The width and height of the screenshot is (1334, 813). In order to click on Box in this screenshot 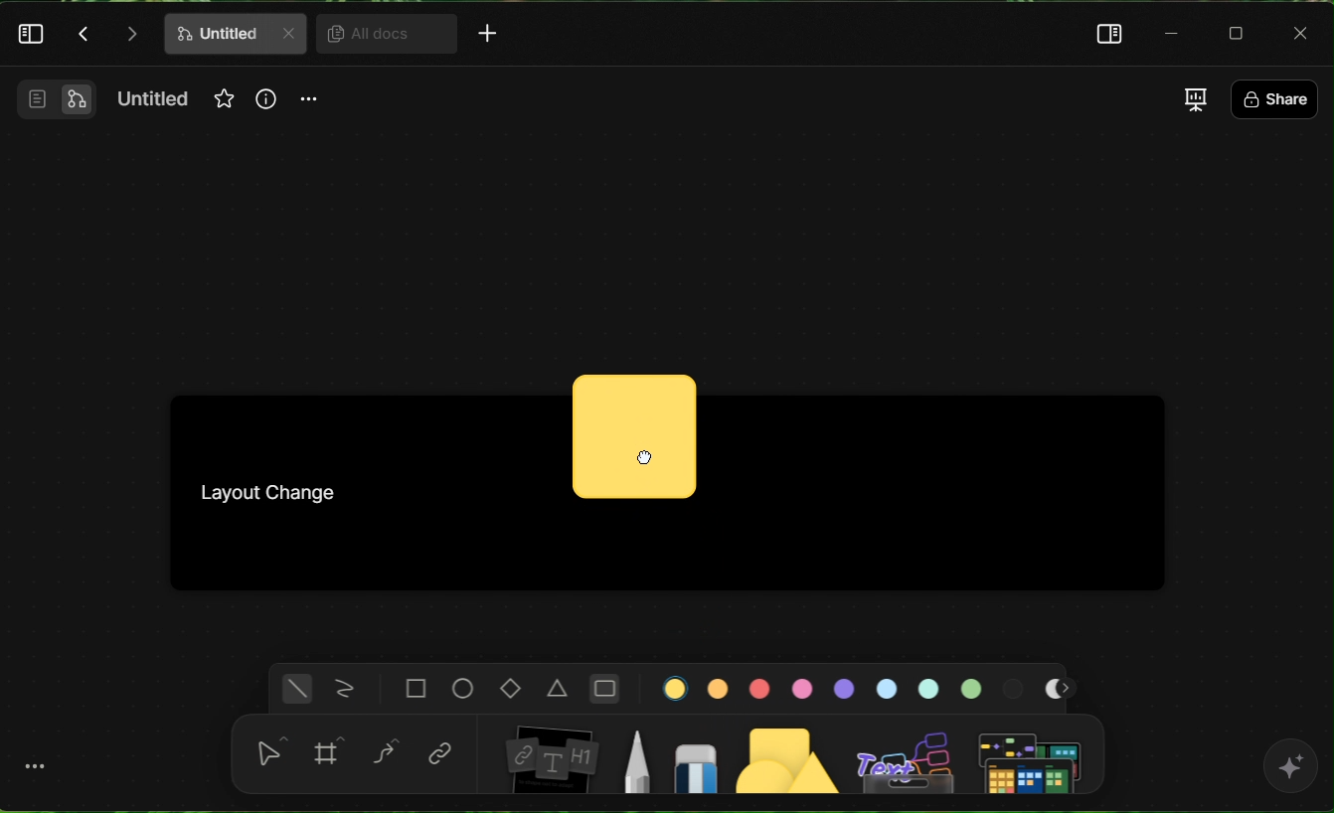, I will do `click(1242, 33)`.